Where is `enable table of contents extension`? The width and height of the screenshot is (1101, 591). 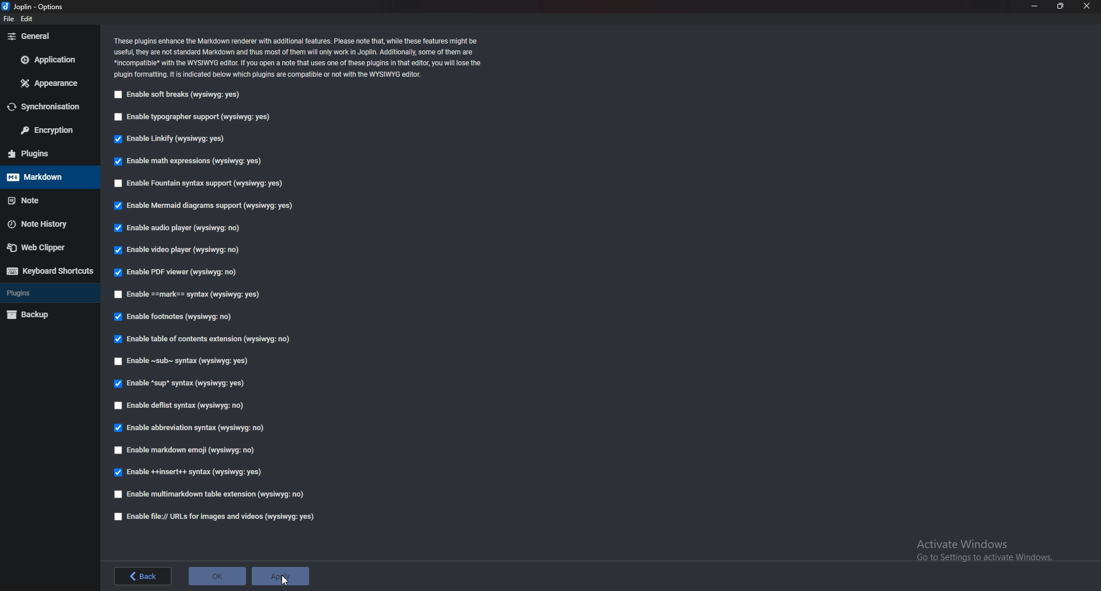 enable table of contents extension is located at coordinates (208, 340).